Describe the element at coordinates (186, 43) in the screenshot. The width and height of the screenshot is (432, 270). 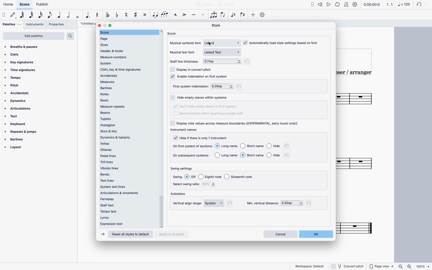
I see `musical symbols font` at that location.